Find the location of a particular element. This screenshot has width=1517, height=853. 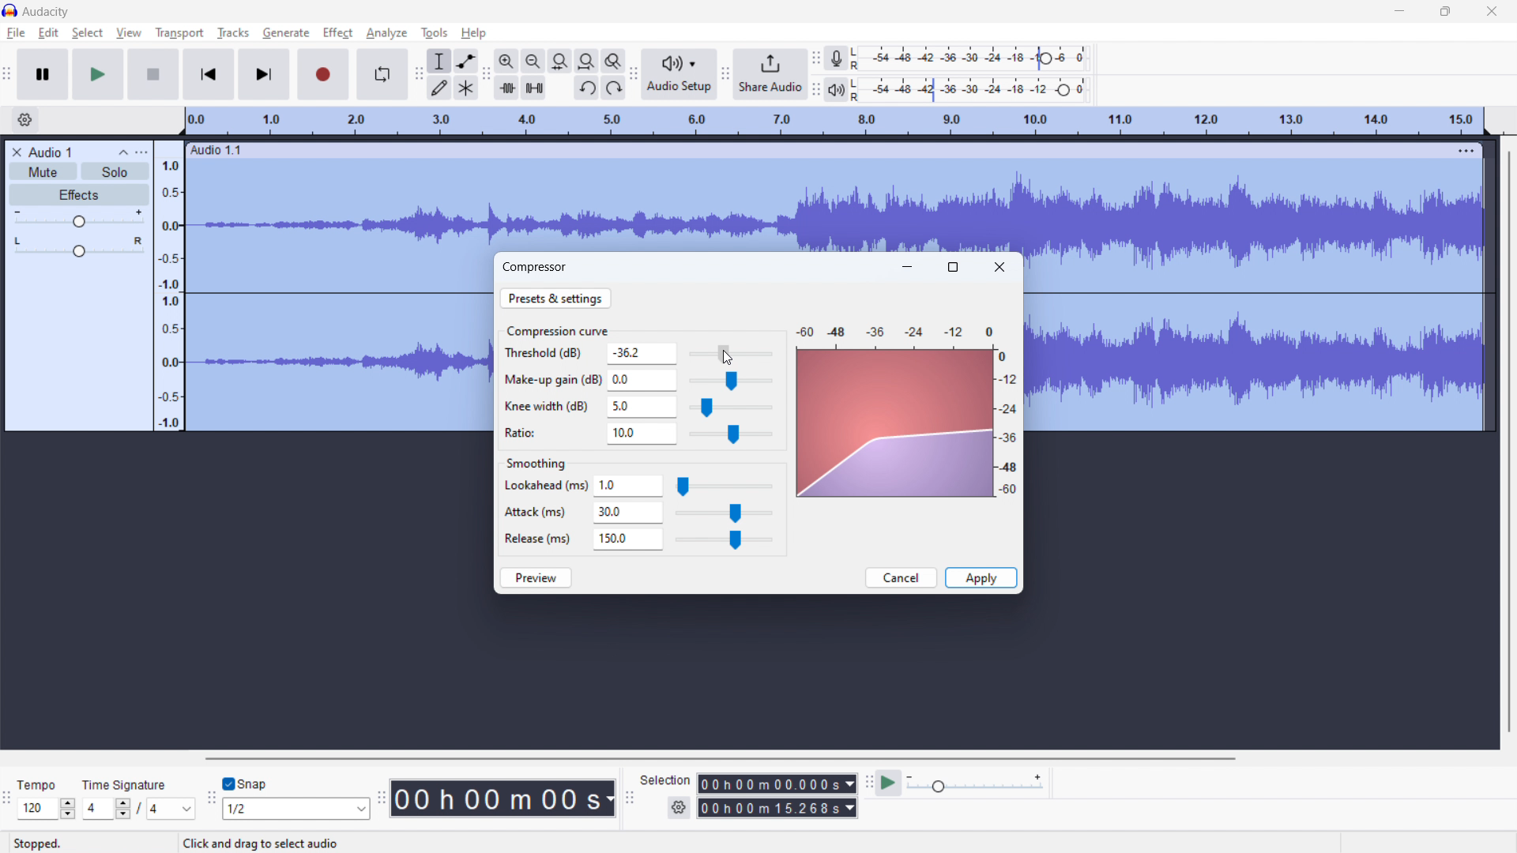

 Lookahead (ms) is located at coordinates (545, 487).